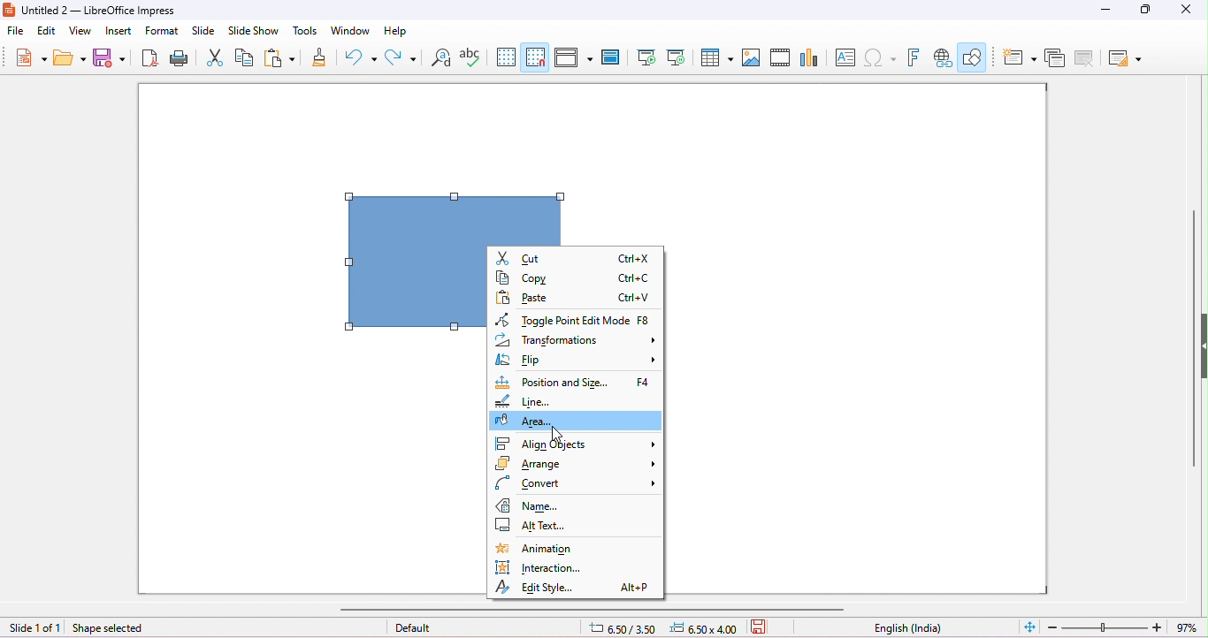  What do you see at coordinates (398, 31) in the screenshot?
I see `help` at bounding box center [398, 31].